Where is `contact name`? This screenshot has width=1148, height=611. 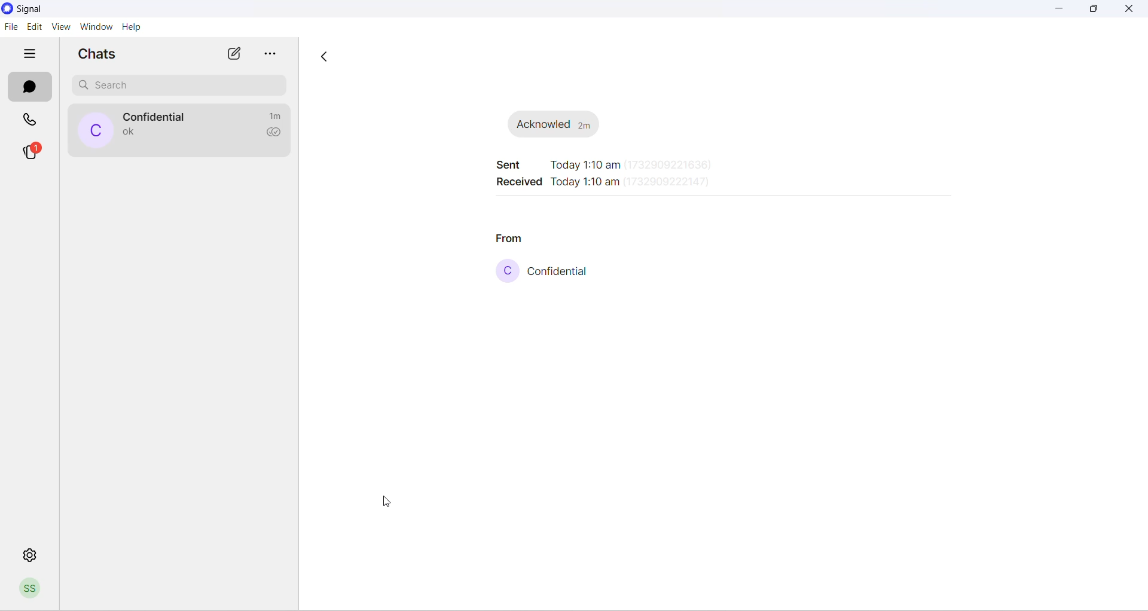
contact name is located at coordinates (157, 117).